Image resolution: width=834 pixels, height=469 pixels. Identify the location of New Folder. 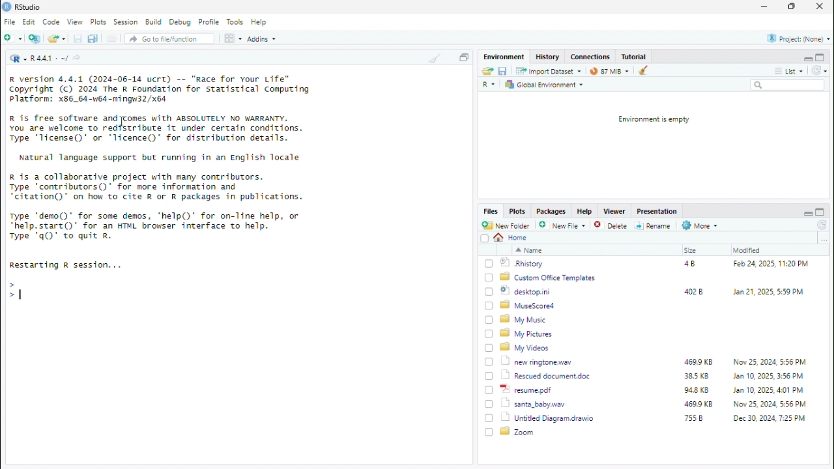
(507, 225).